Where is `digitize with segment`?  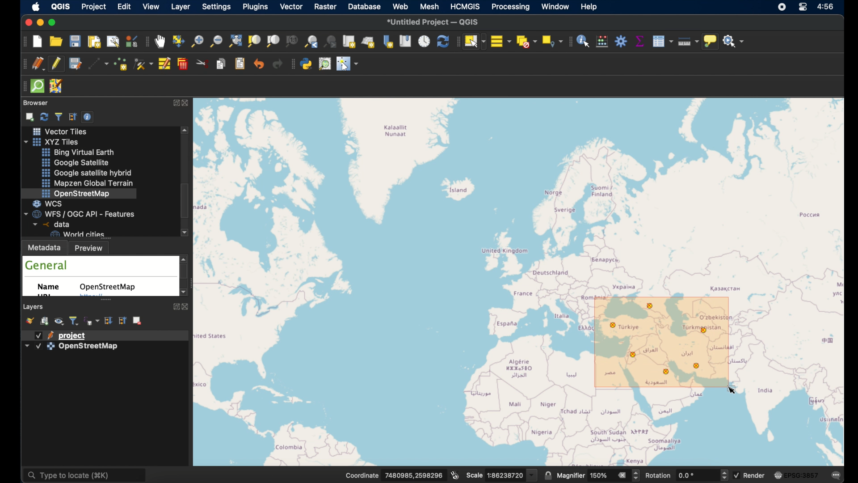
digitize with segment is located at coordinates (100, 65).